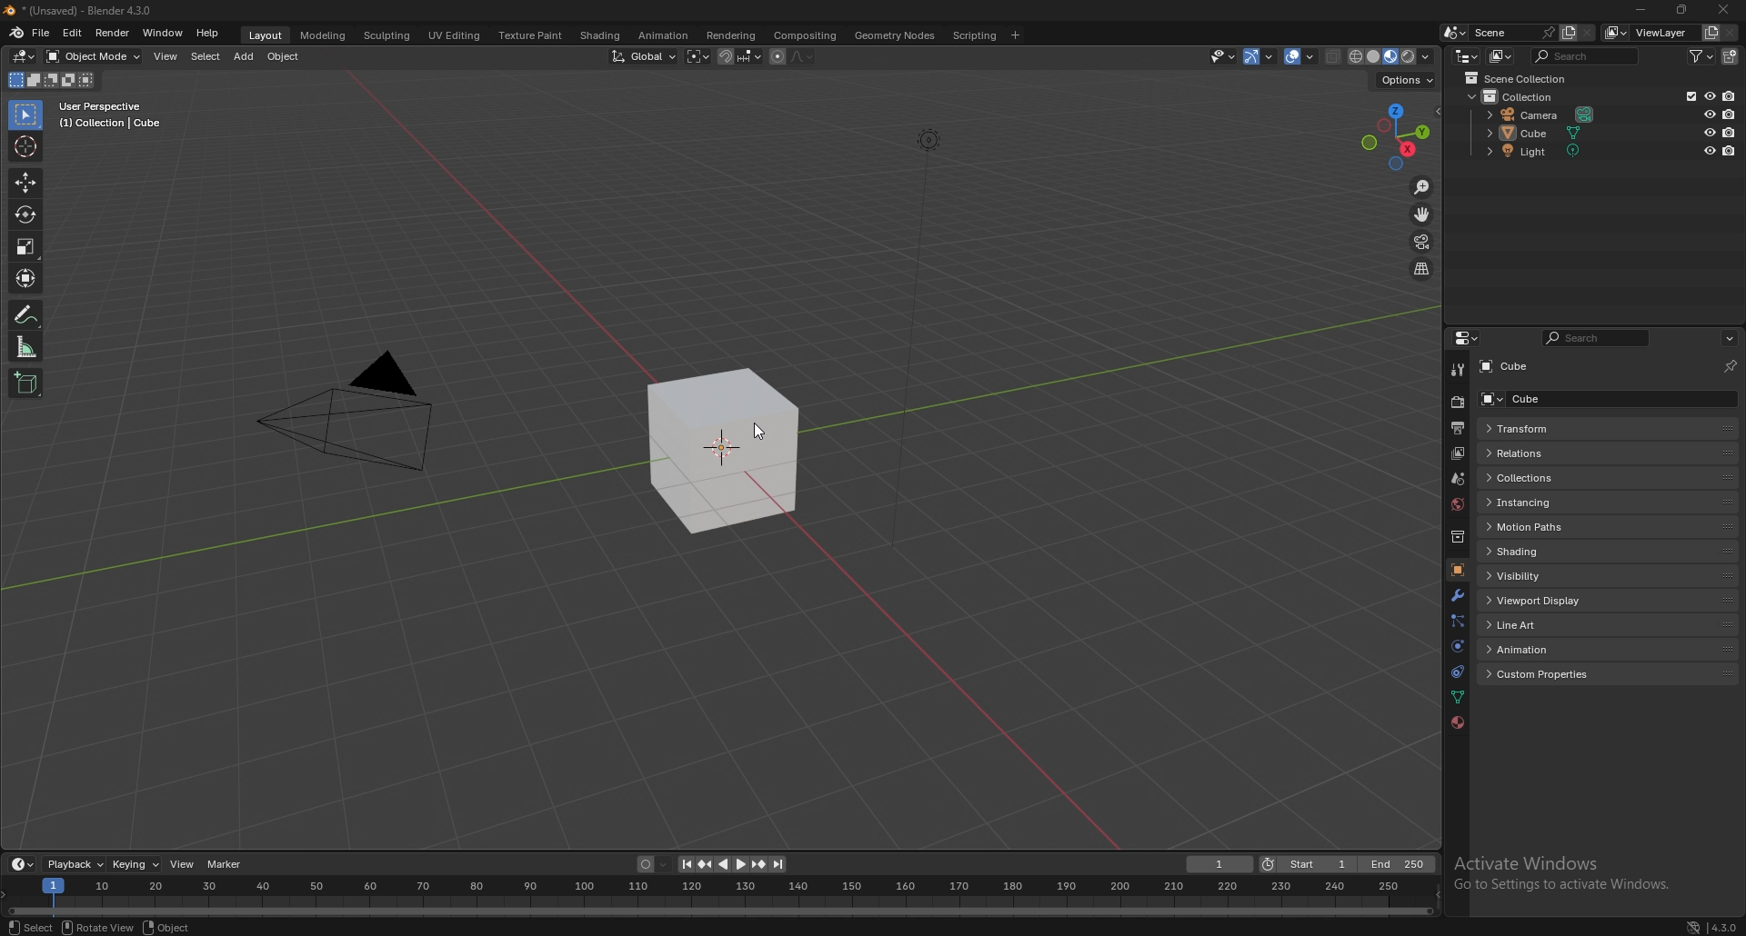  I want to click on modeling, so click(325, 35).